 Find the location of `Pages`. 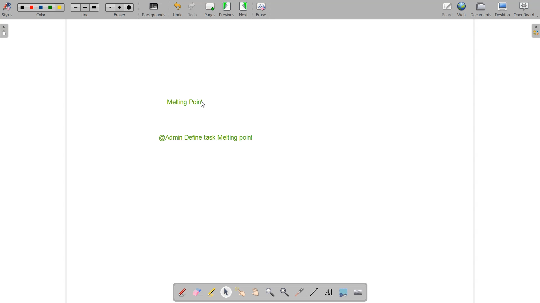

Pages is located at coordinates (209, 10).